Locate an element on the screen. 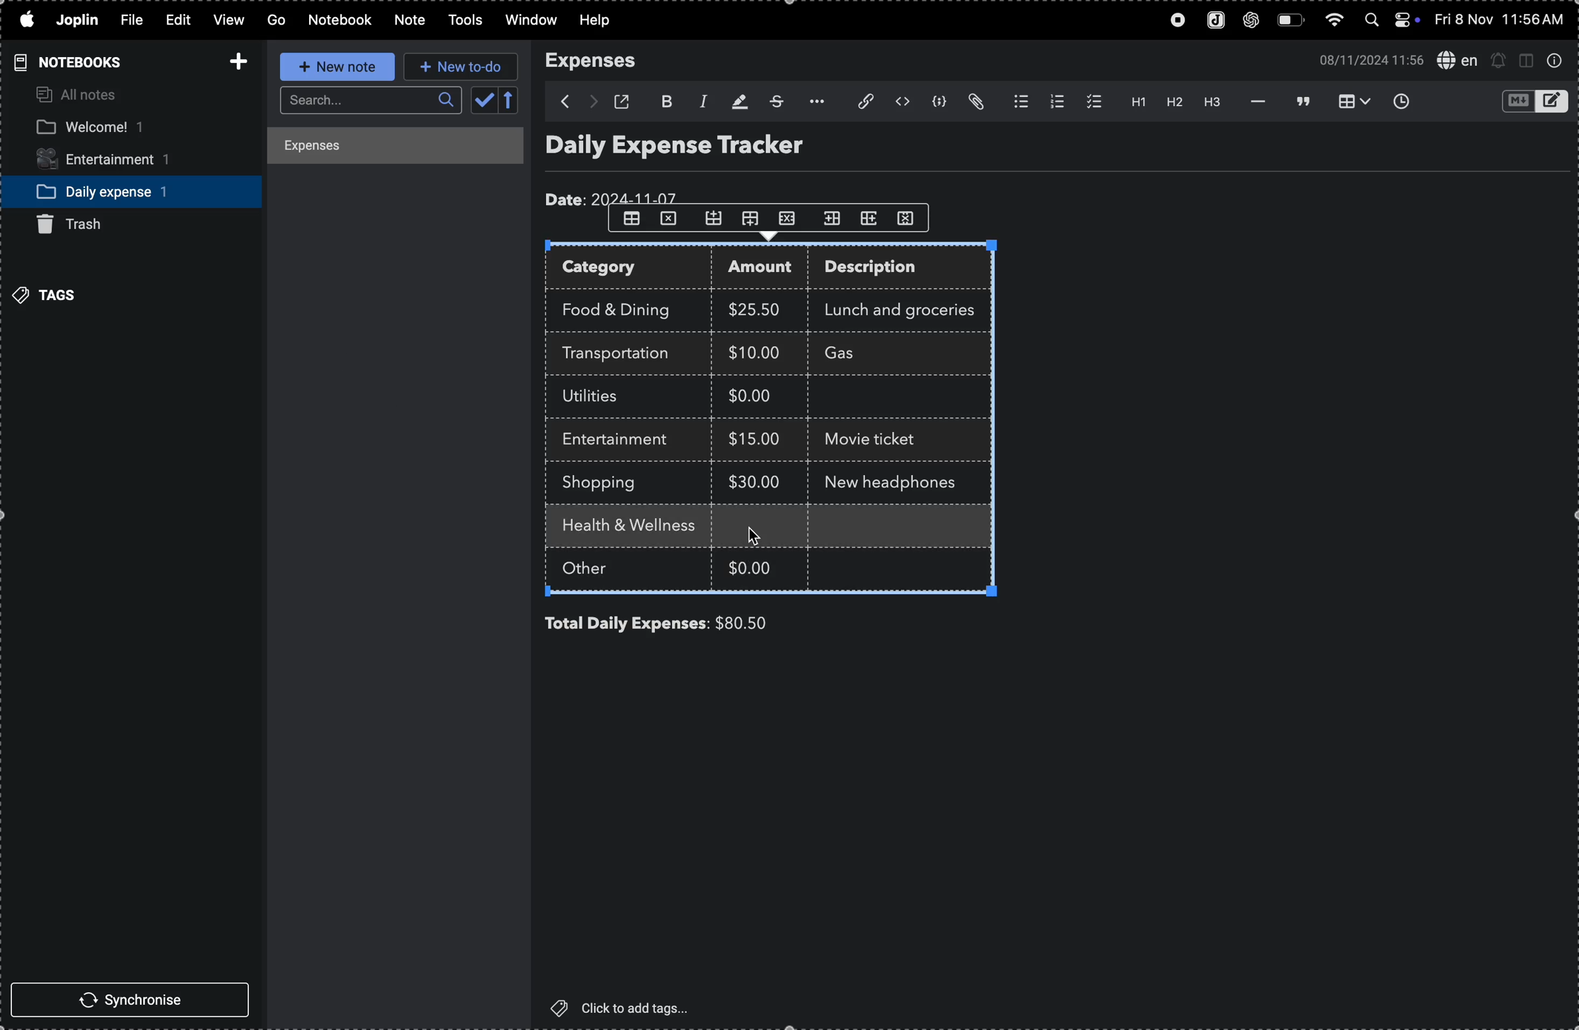 The image size is (1579, 1030). delete coloumn is located at coordinates (913, 217).